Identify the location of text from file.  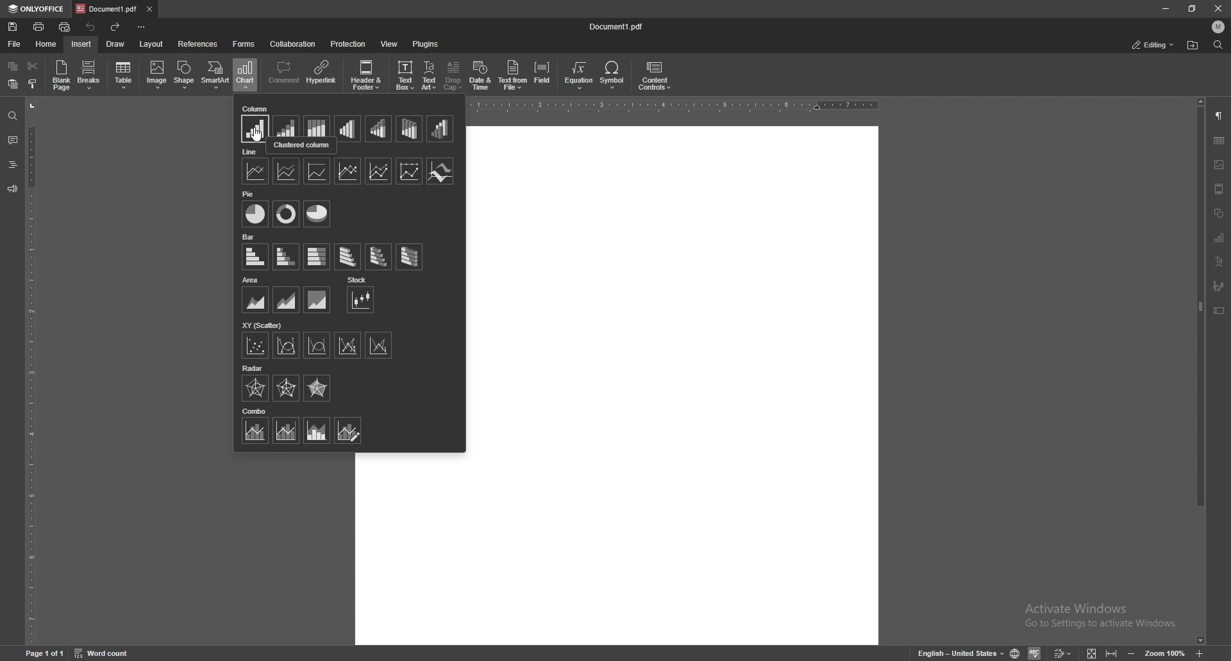
(514, 75).